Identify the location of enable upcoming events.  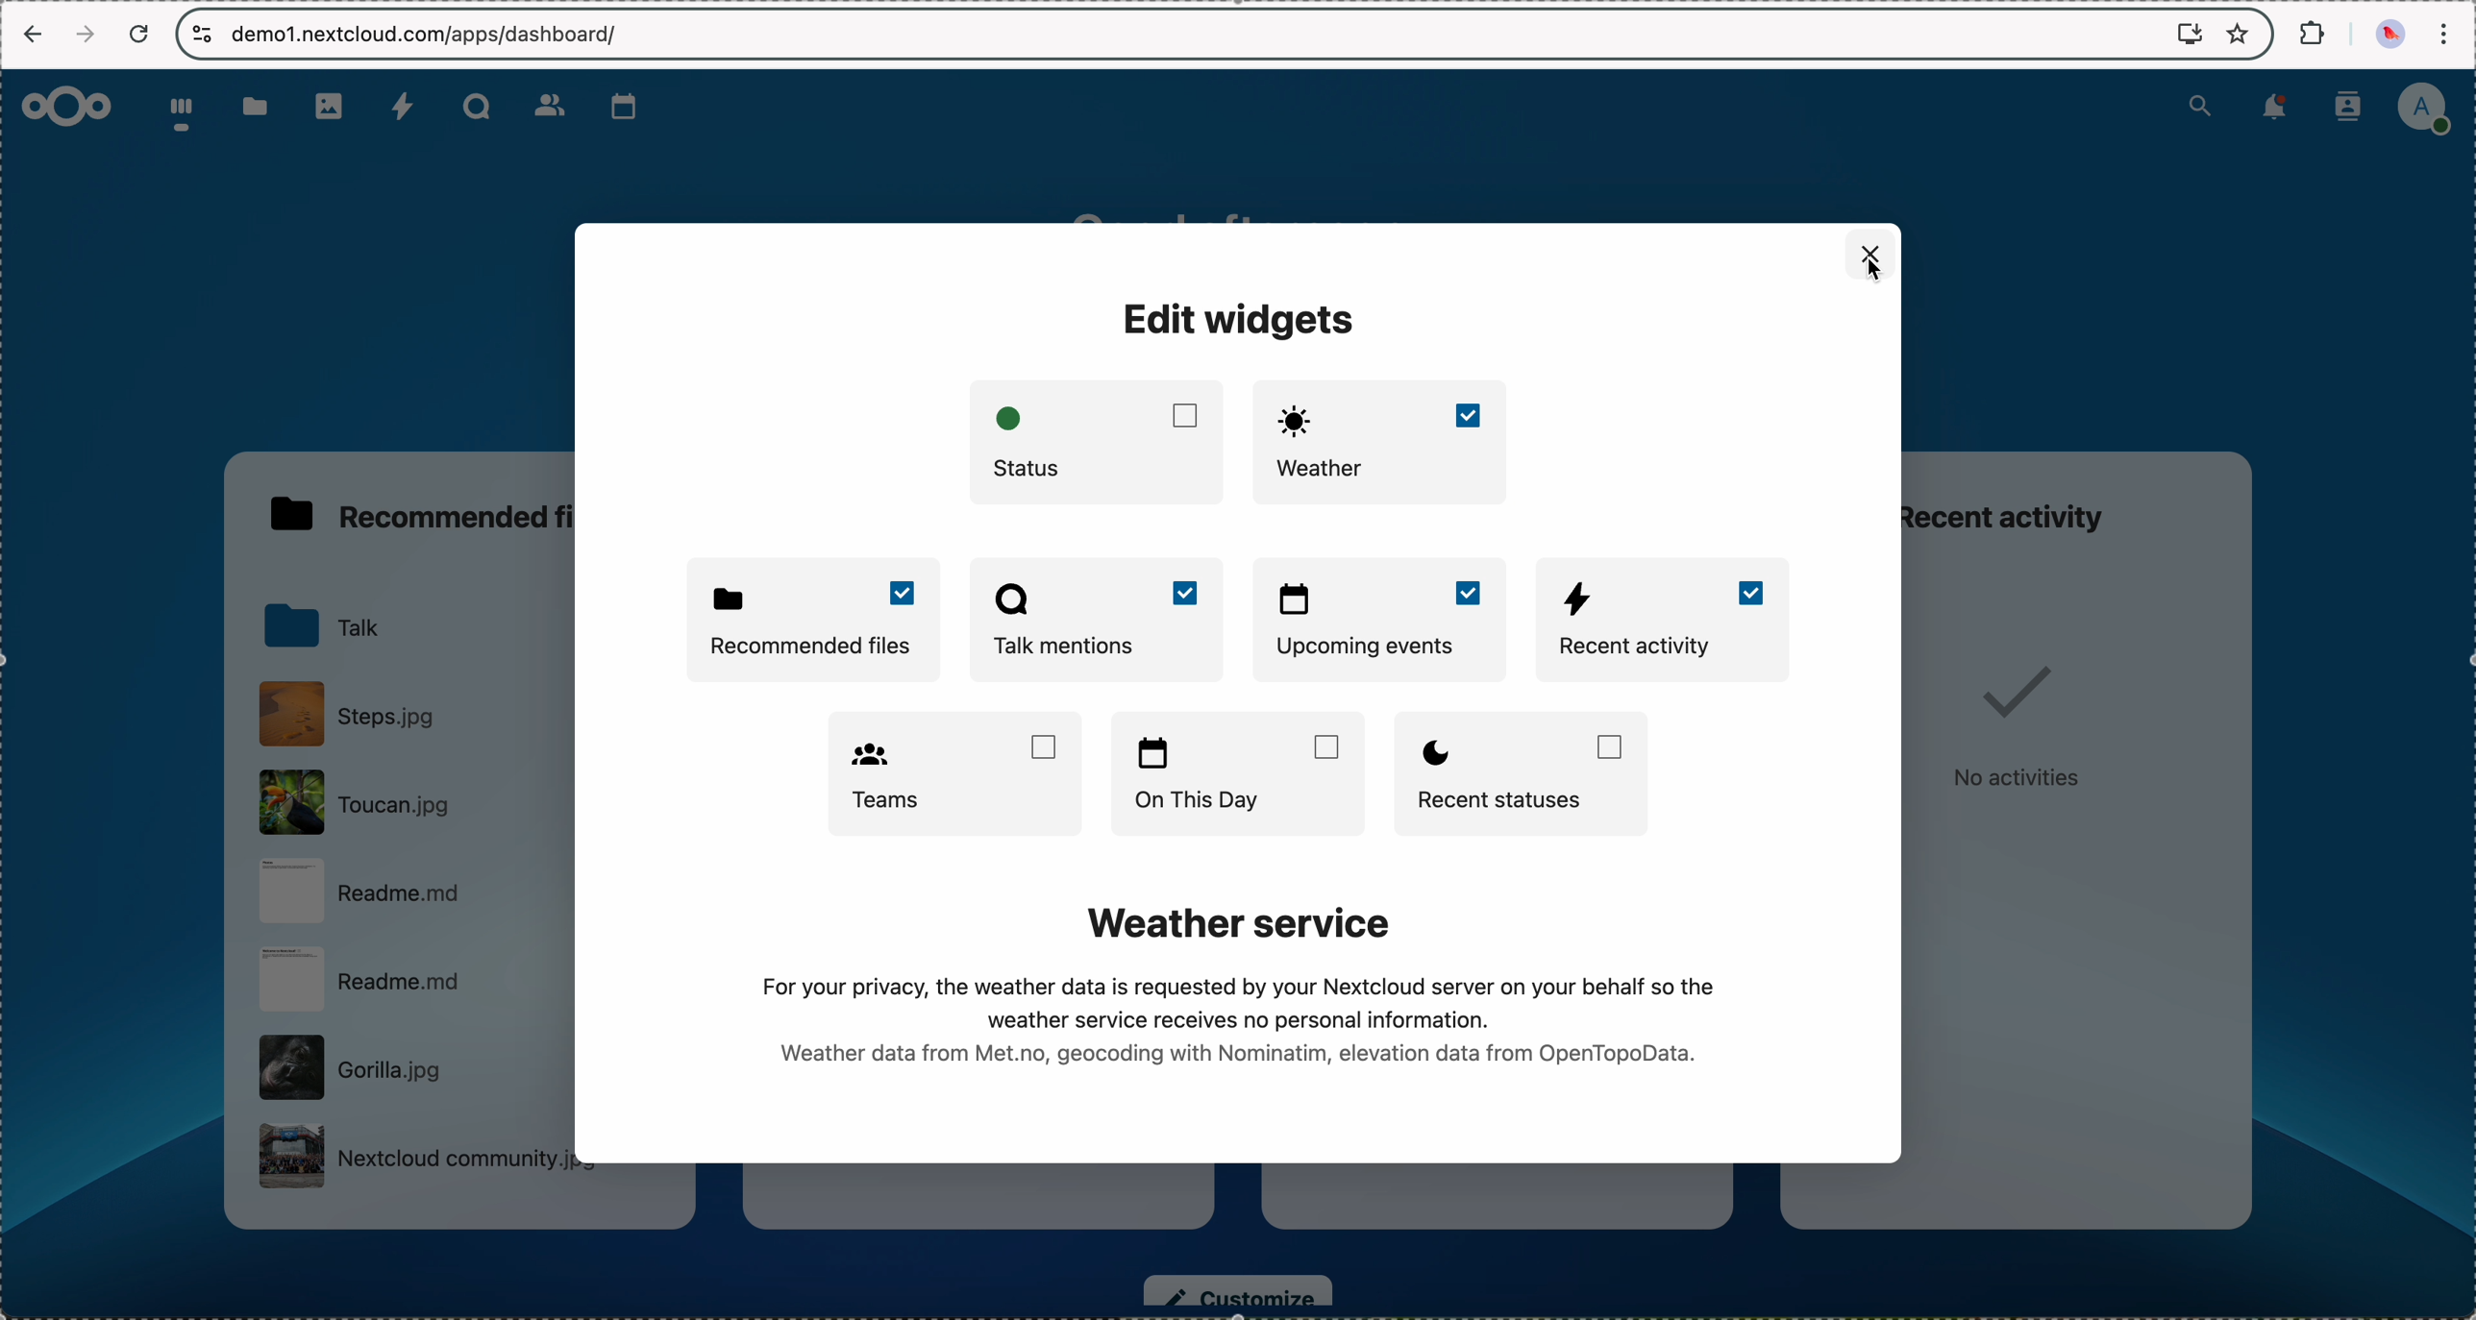
(1382, 622).